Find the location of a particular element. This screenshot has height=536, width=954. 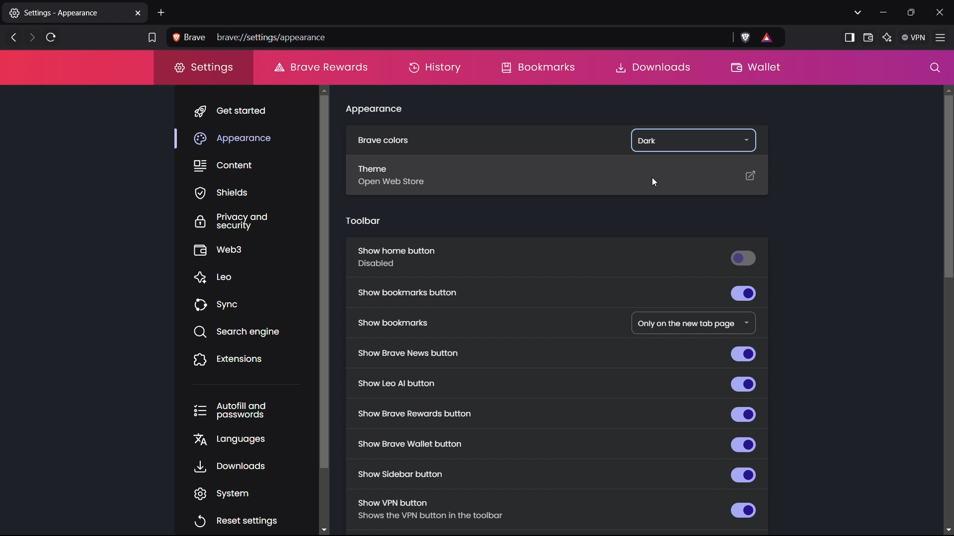

Show bookmarks is located at coordinates (407, 323).